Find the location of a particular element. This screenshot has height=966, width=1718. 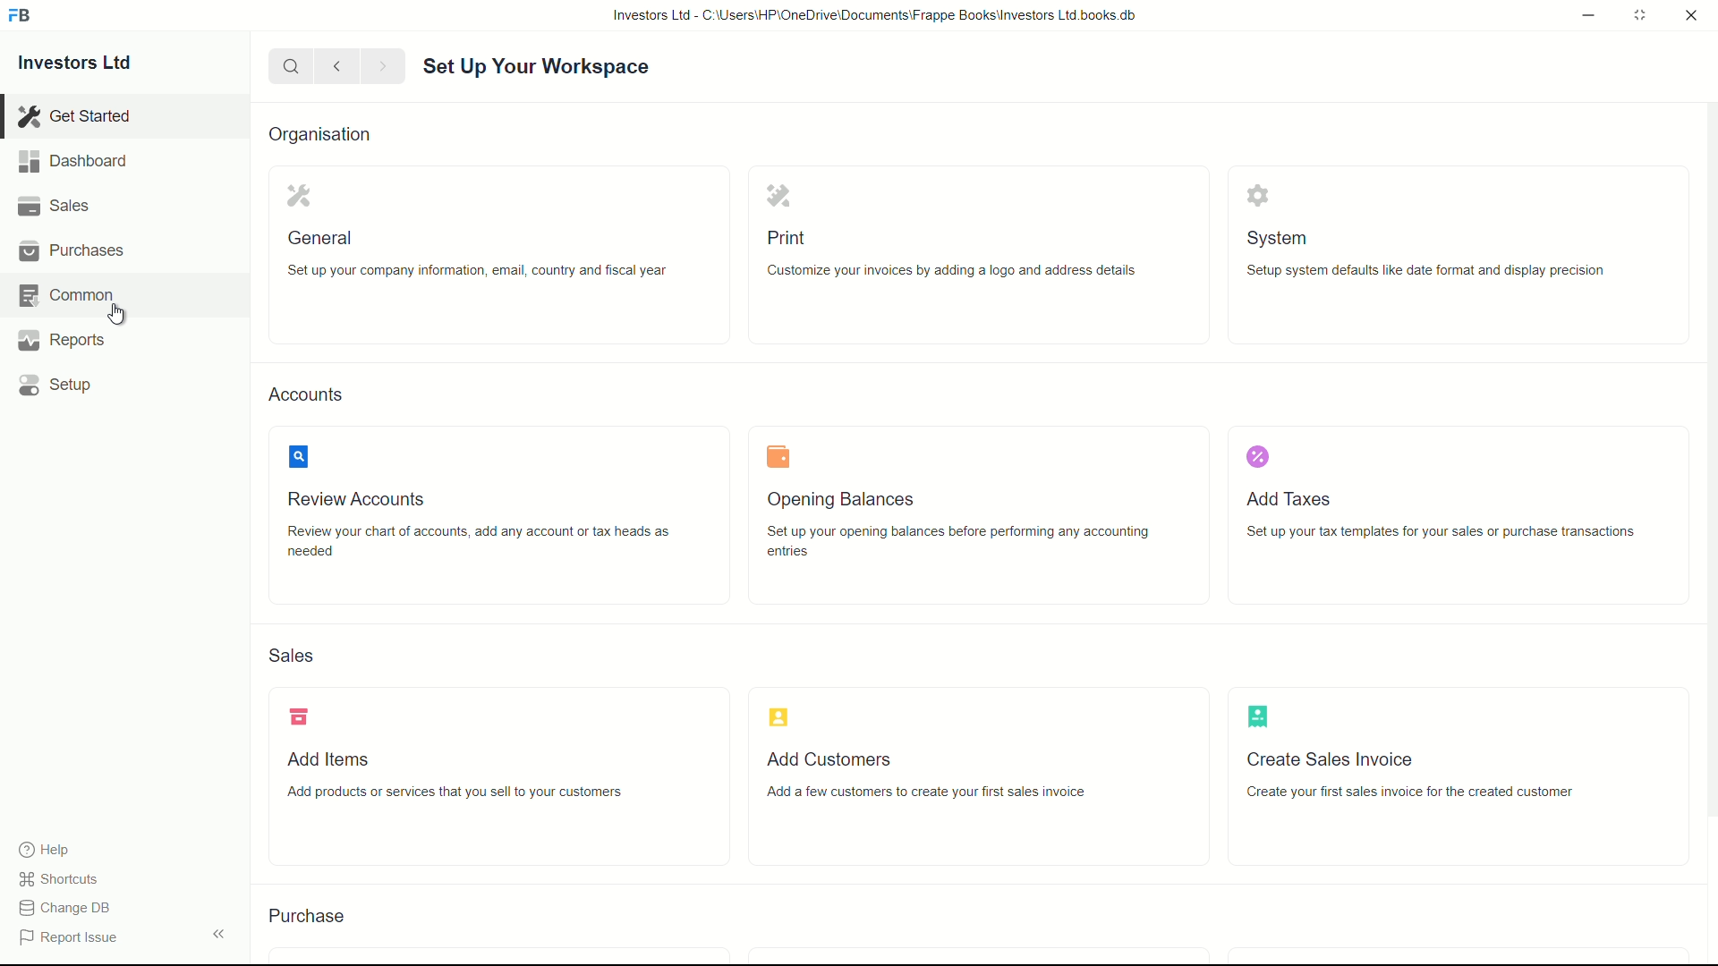

Purchase is located at coordinates (314, 916).